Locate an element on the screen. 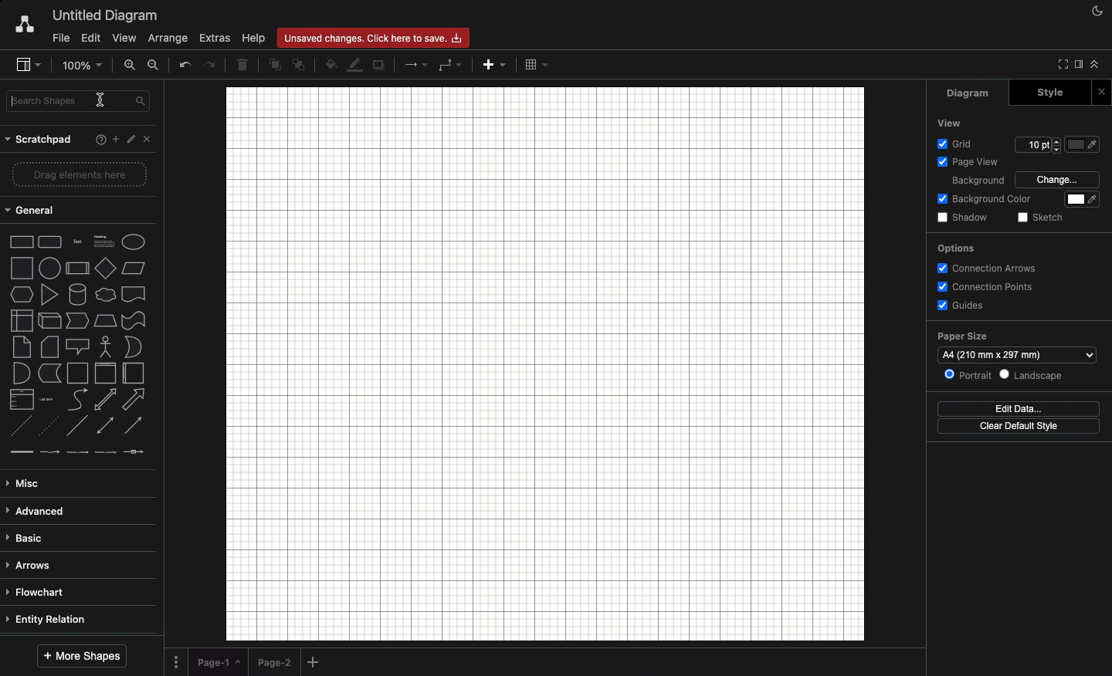 The width and height of the screenshot is (1112, 676). Canvas is located at coordinates (545, 363).